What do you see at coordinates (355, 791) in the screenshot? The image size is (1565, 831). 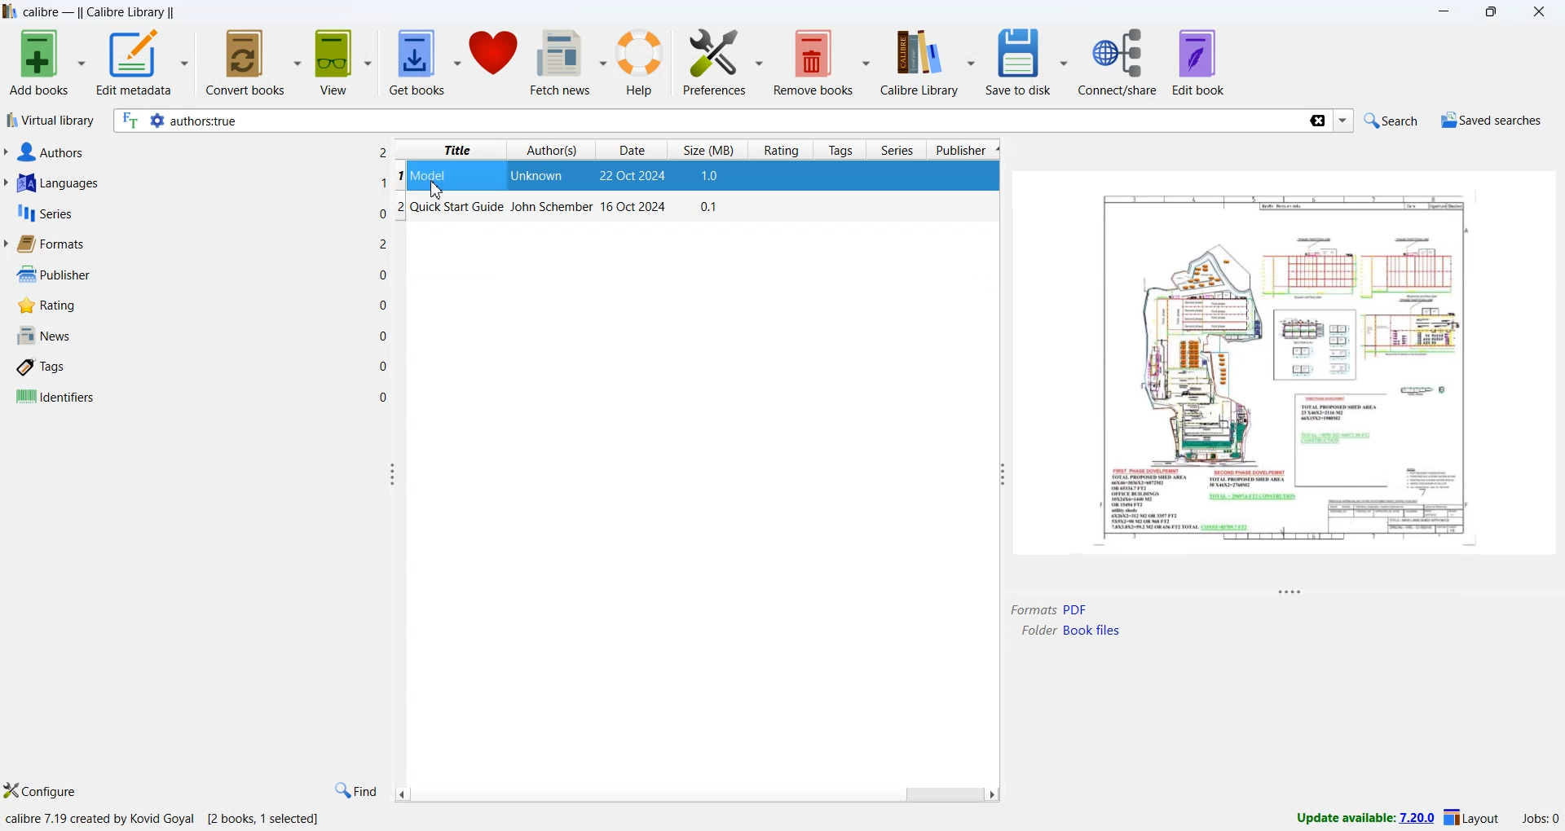 I see `find` at bounding box center [355, 791].